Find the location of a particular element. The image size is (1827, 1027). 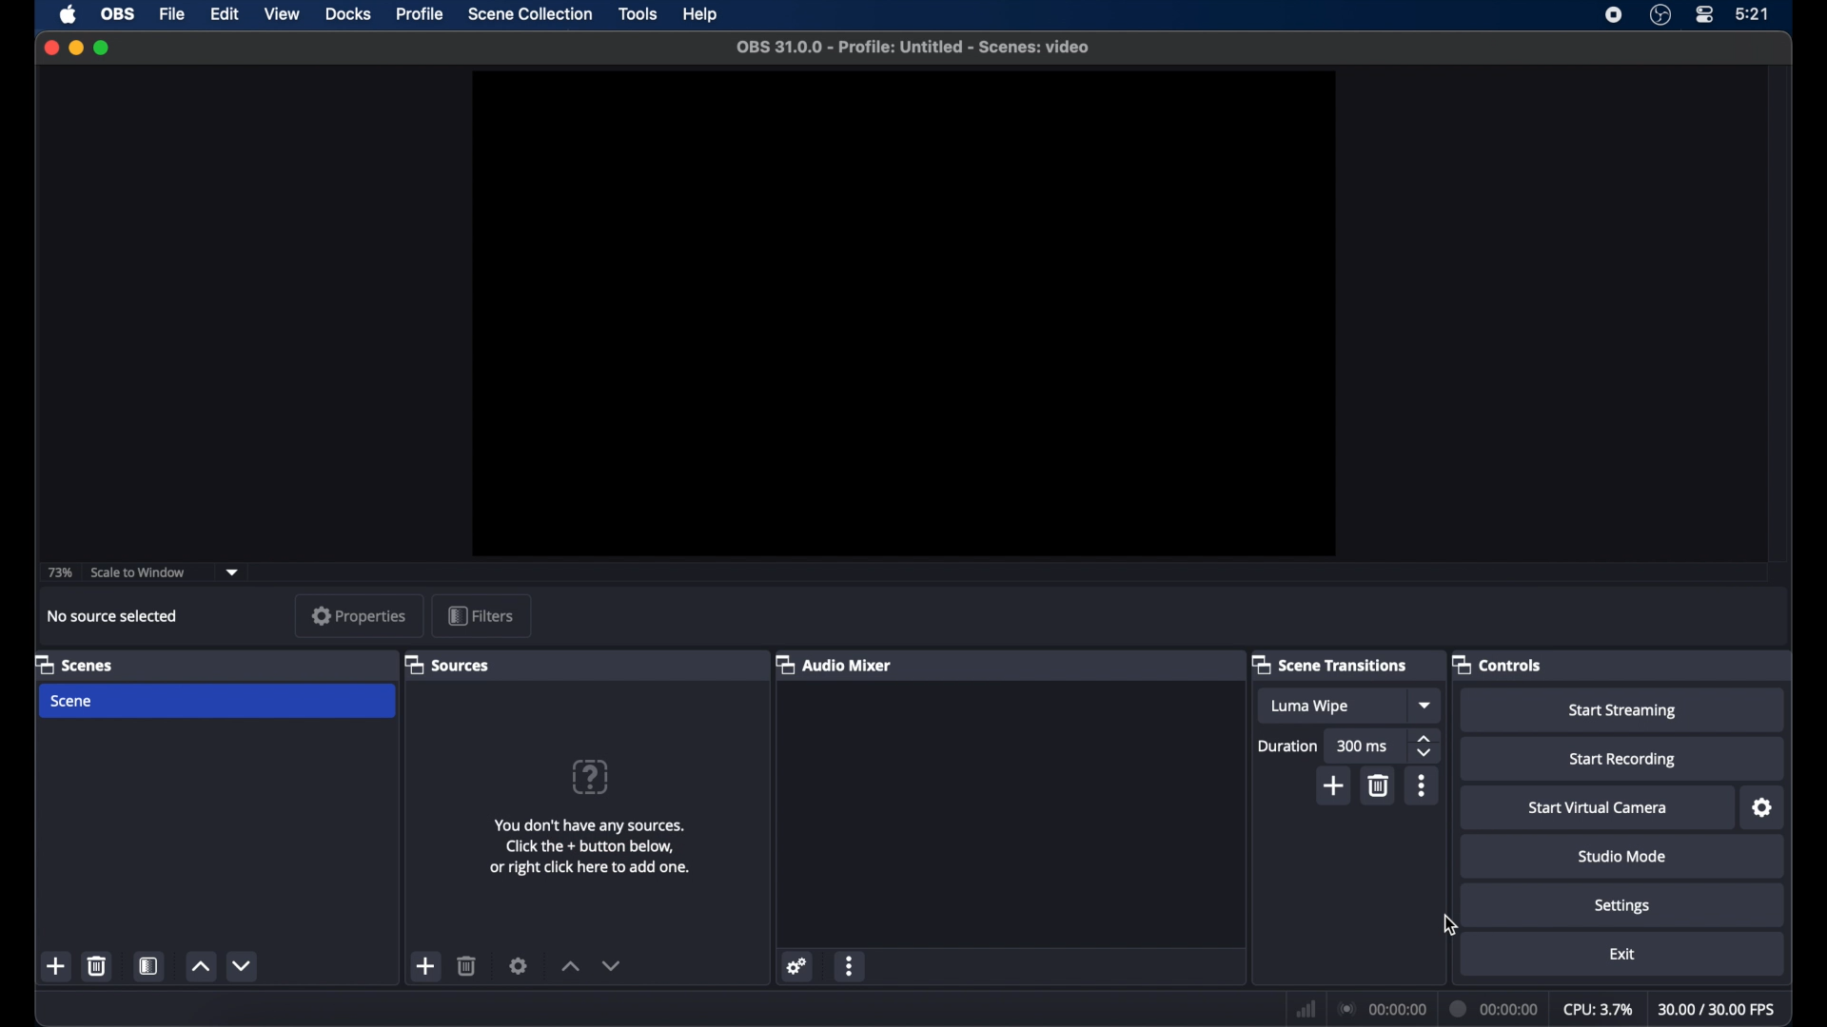

duration is located at coordinates (1288, 746).